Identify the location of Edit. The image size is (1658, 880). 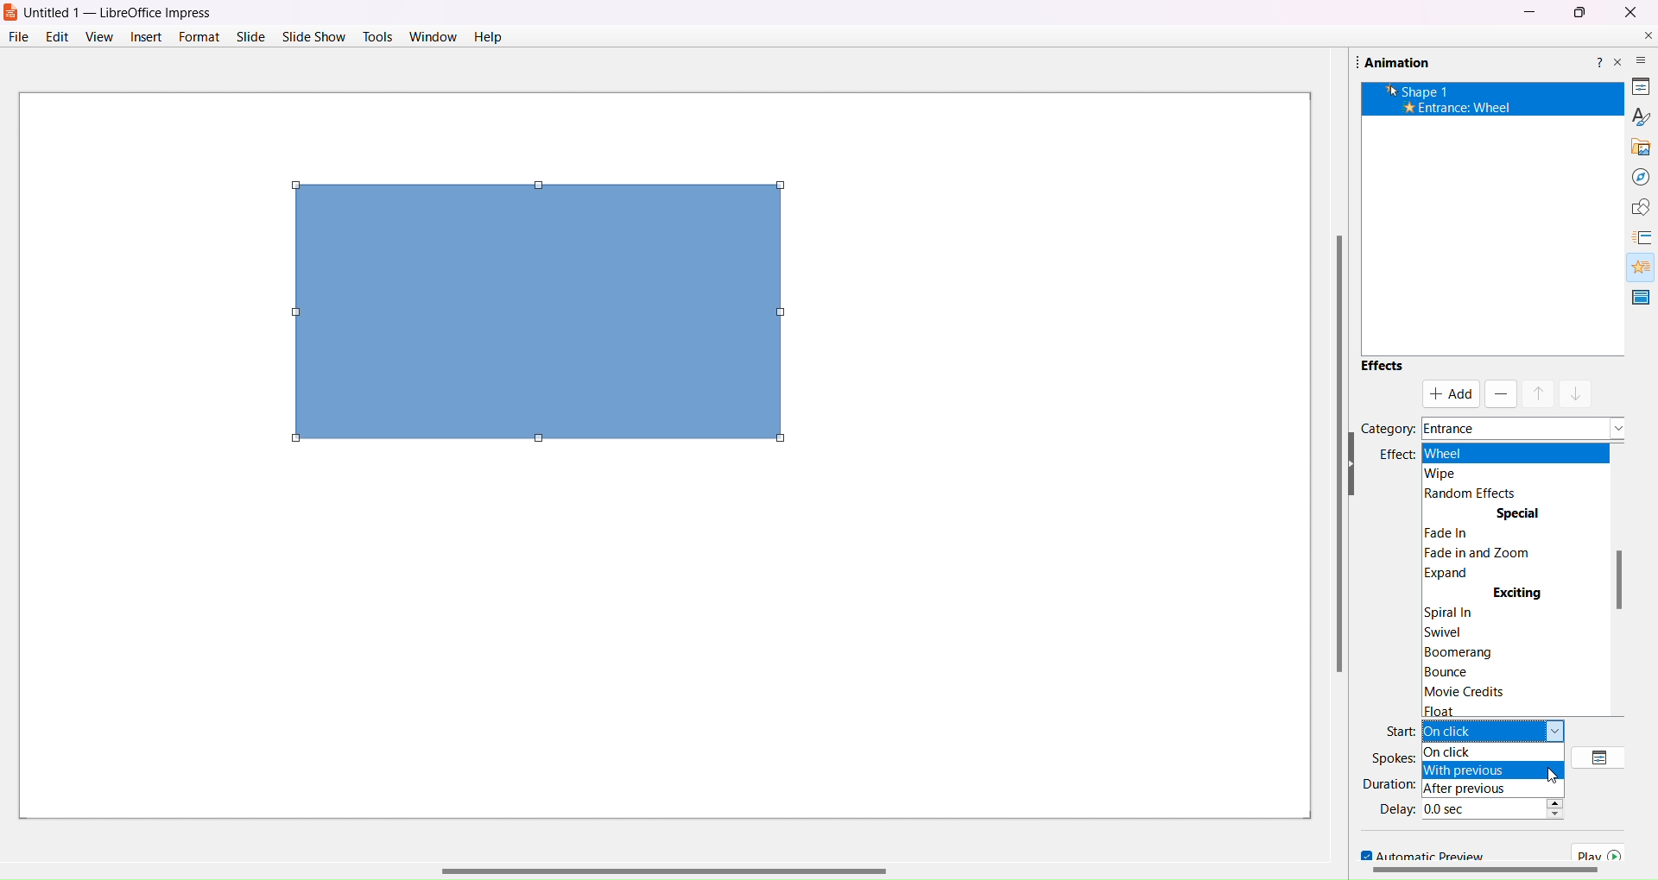
(59, 36).